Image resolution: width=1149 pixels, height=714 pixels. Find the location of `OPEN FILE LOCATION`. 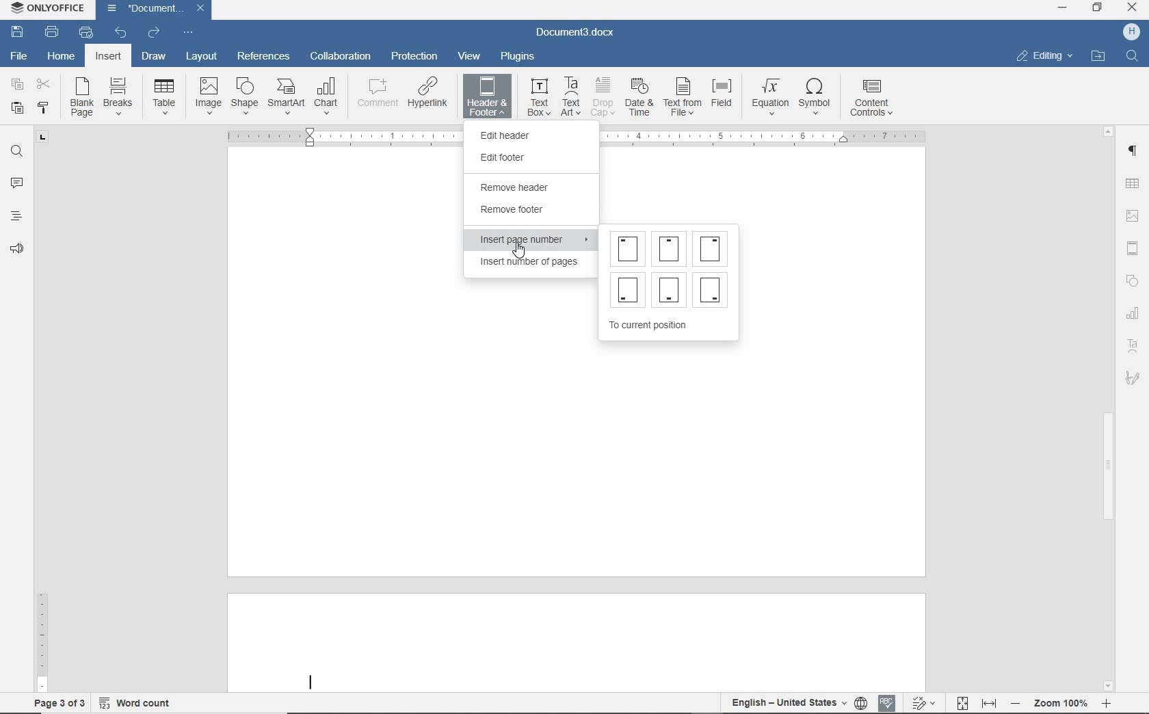

OPEN FILE LOCATION is located at coordinates (1099, 57).